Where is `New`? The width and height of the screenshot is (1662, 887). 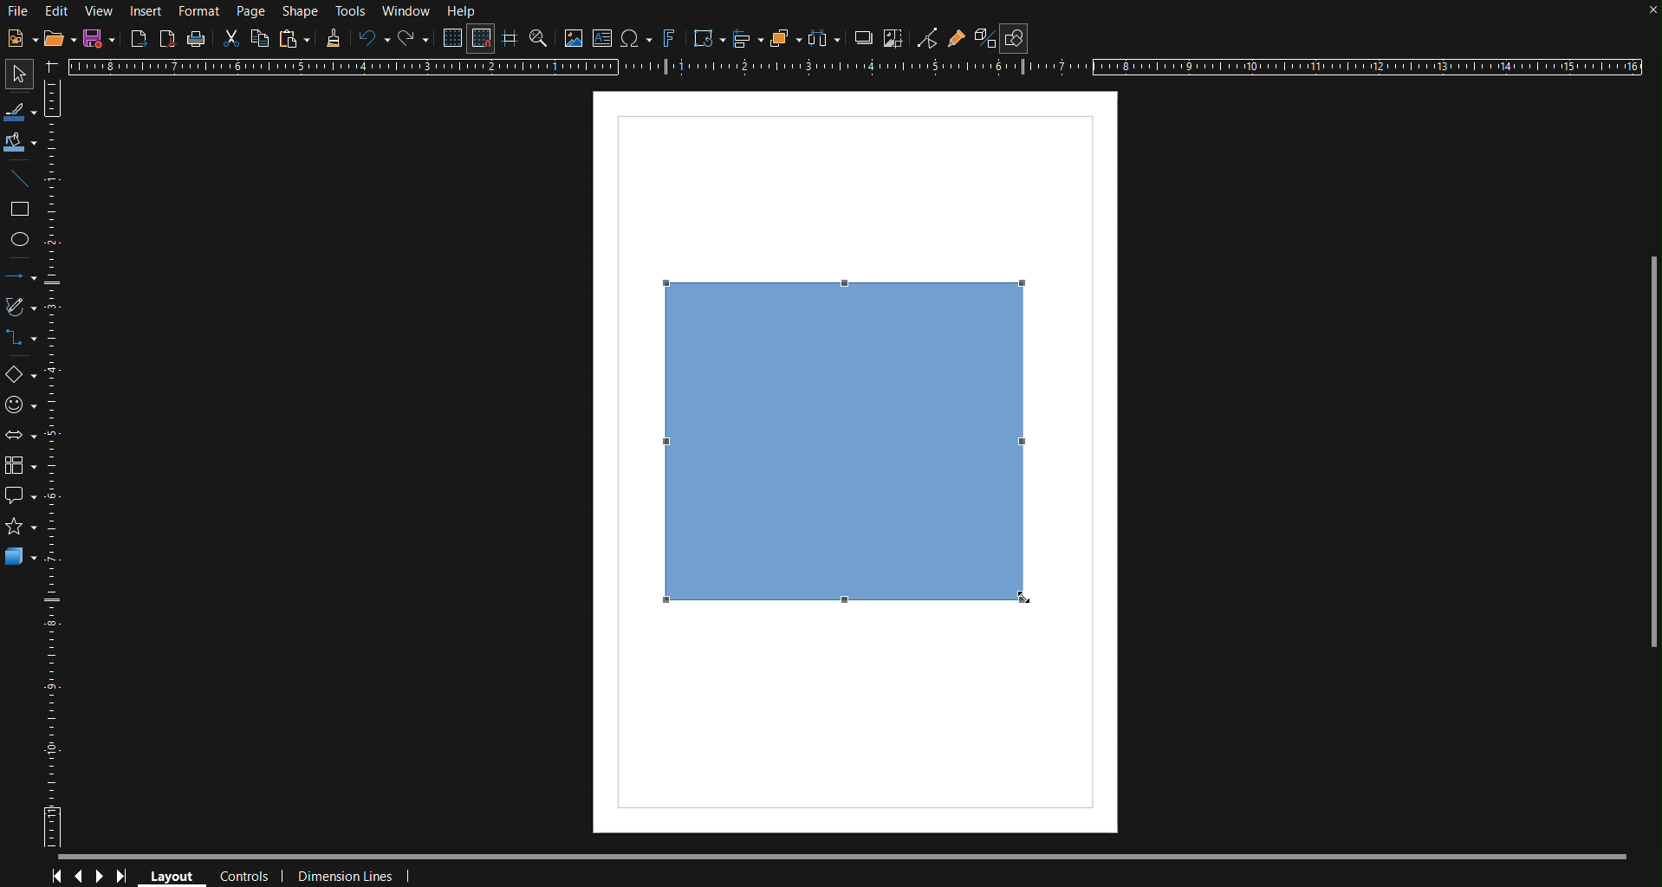 New is located at coordinates (21, 37).